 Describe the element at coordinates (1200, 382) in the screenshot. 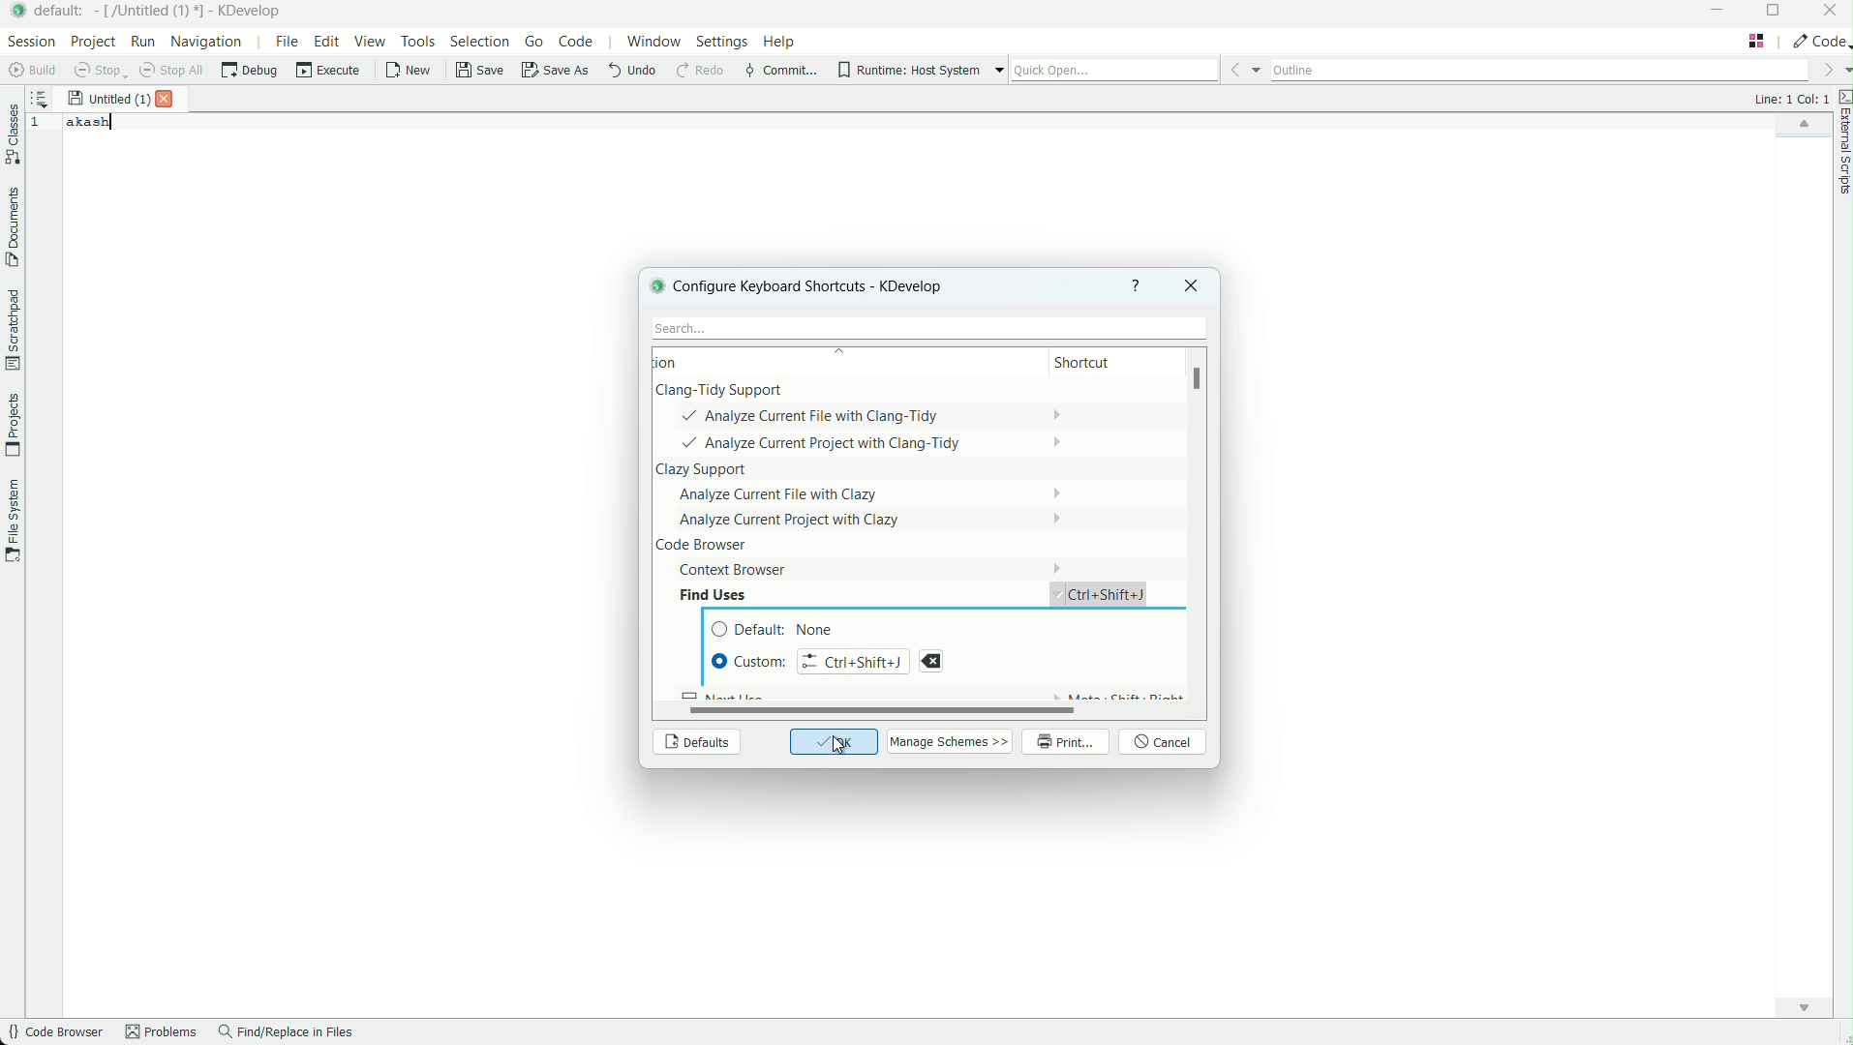

I see `scroll bar` at that location.